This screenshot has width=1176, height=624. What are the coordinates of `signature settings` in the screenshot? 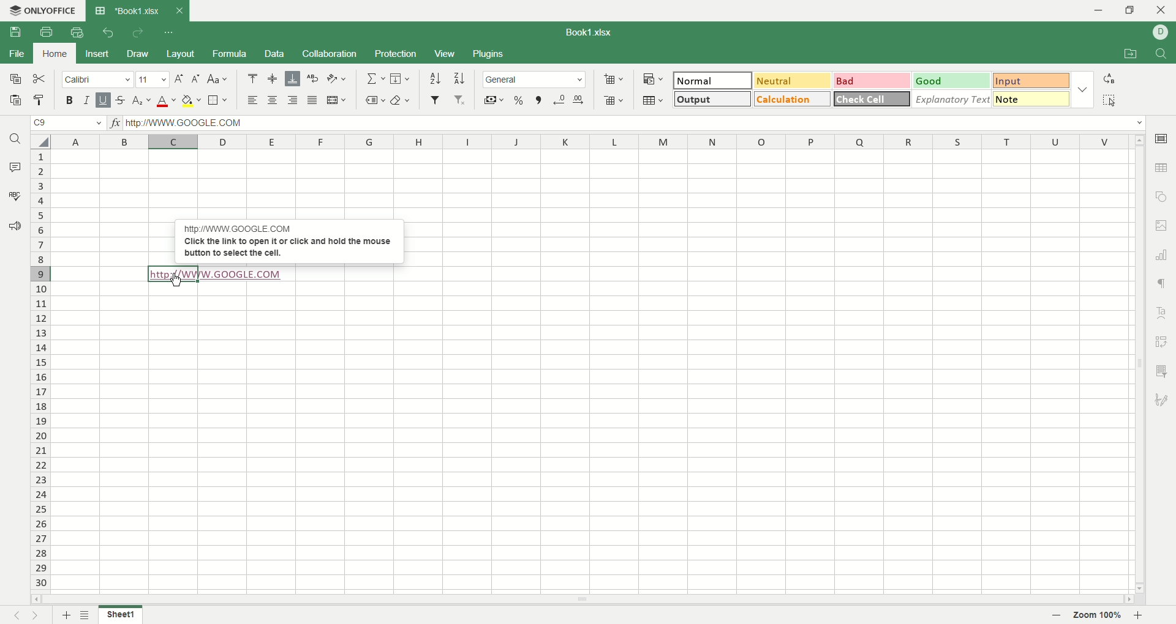 It's located at (1163, 401).